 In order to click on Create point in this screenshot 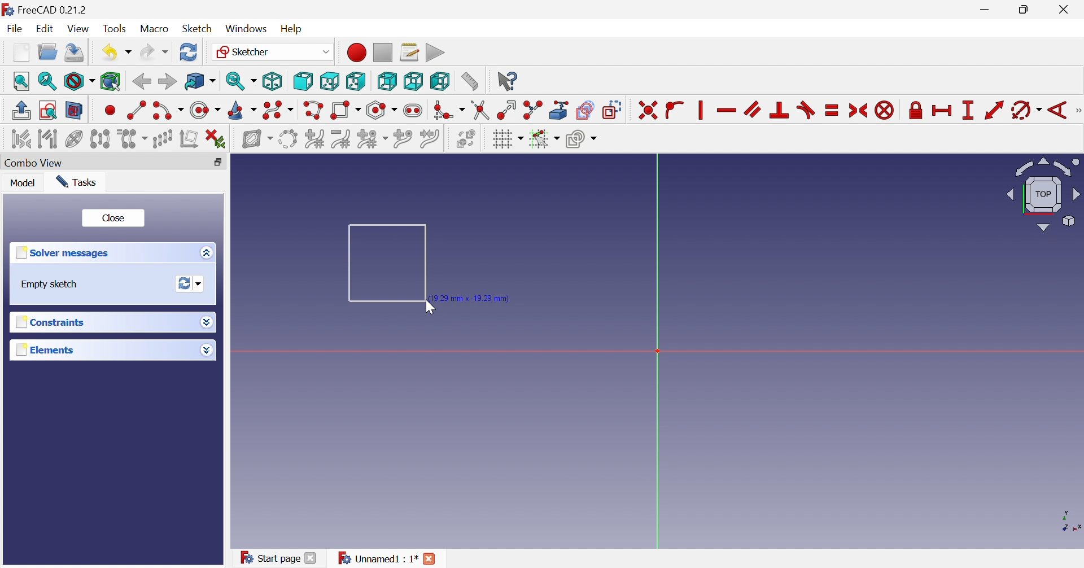, I will do `click(110, 110)`.